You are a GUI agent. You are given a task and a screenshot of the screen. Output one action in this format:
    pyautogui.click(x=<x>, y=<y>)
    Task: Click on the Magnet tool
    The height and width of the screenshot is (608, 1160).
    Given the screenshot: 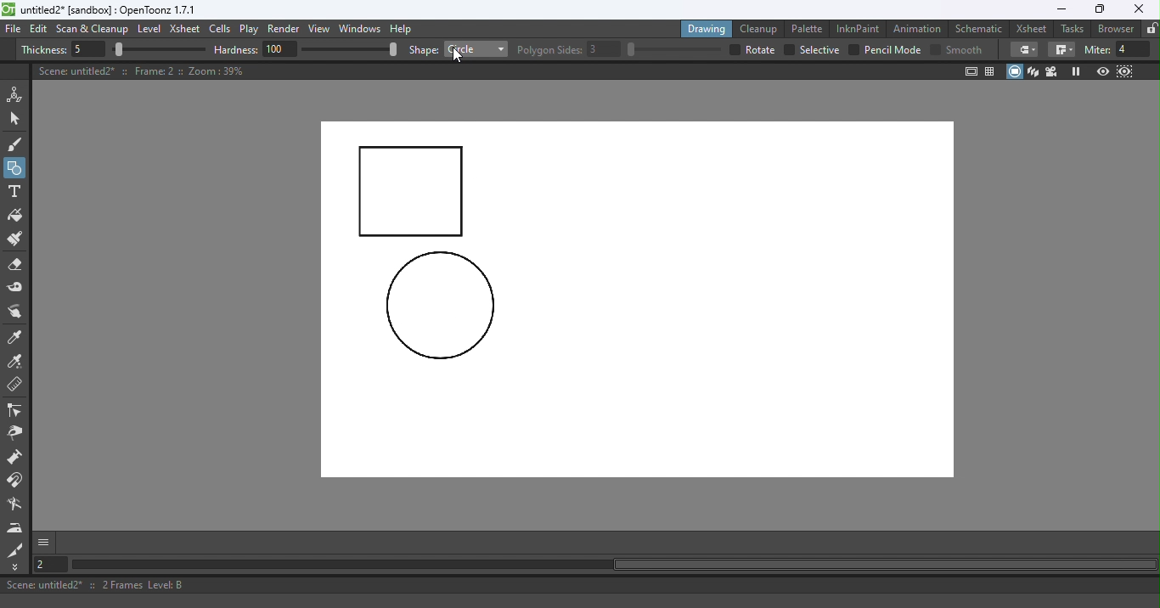 What is the action you would take?
    pyautogui.click(x=16, y=481)
    